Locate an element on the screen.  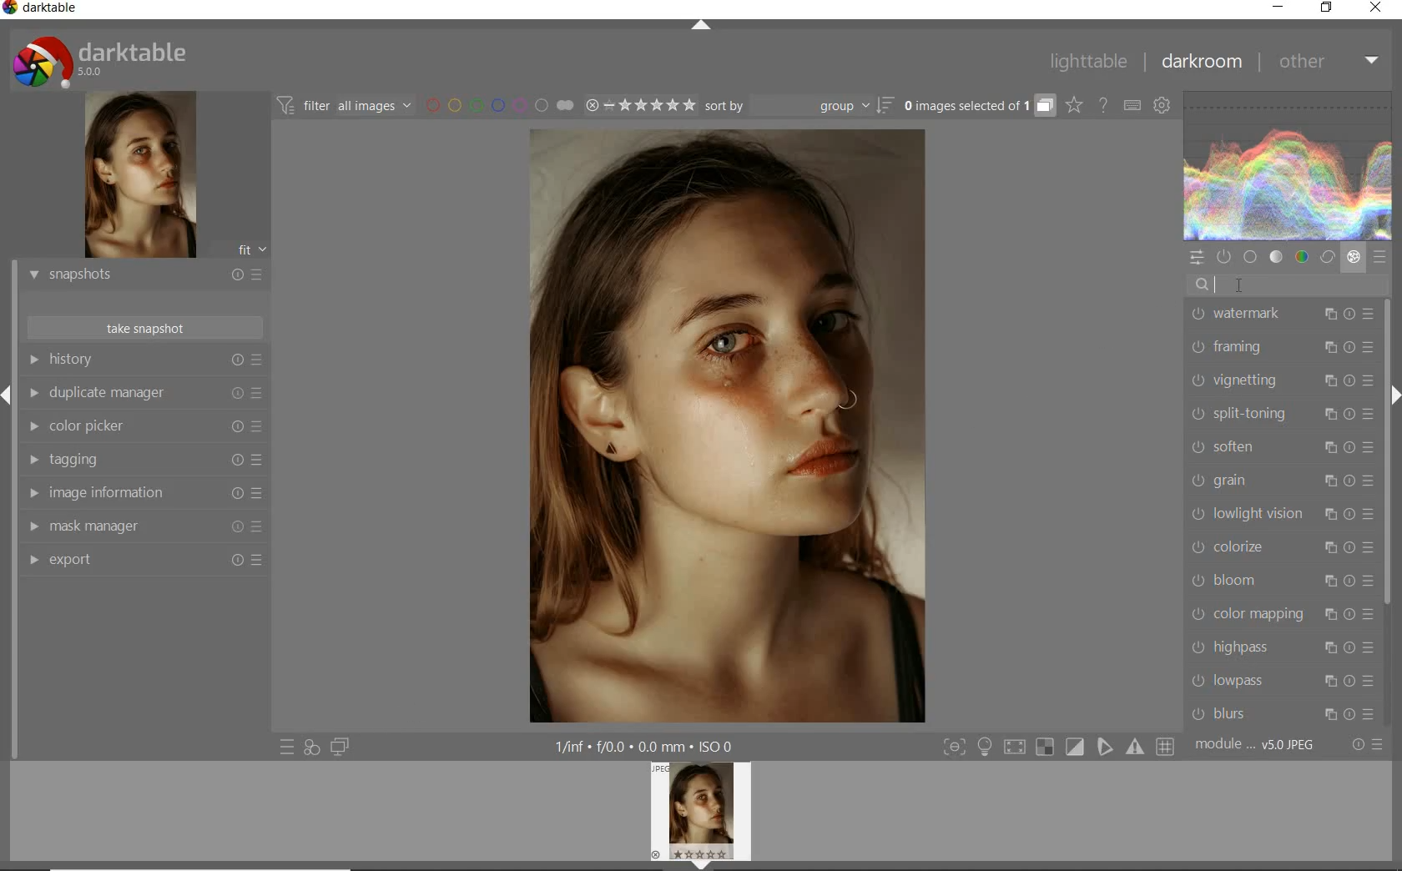
expand grouped images is located at coordinates (976, 105).